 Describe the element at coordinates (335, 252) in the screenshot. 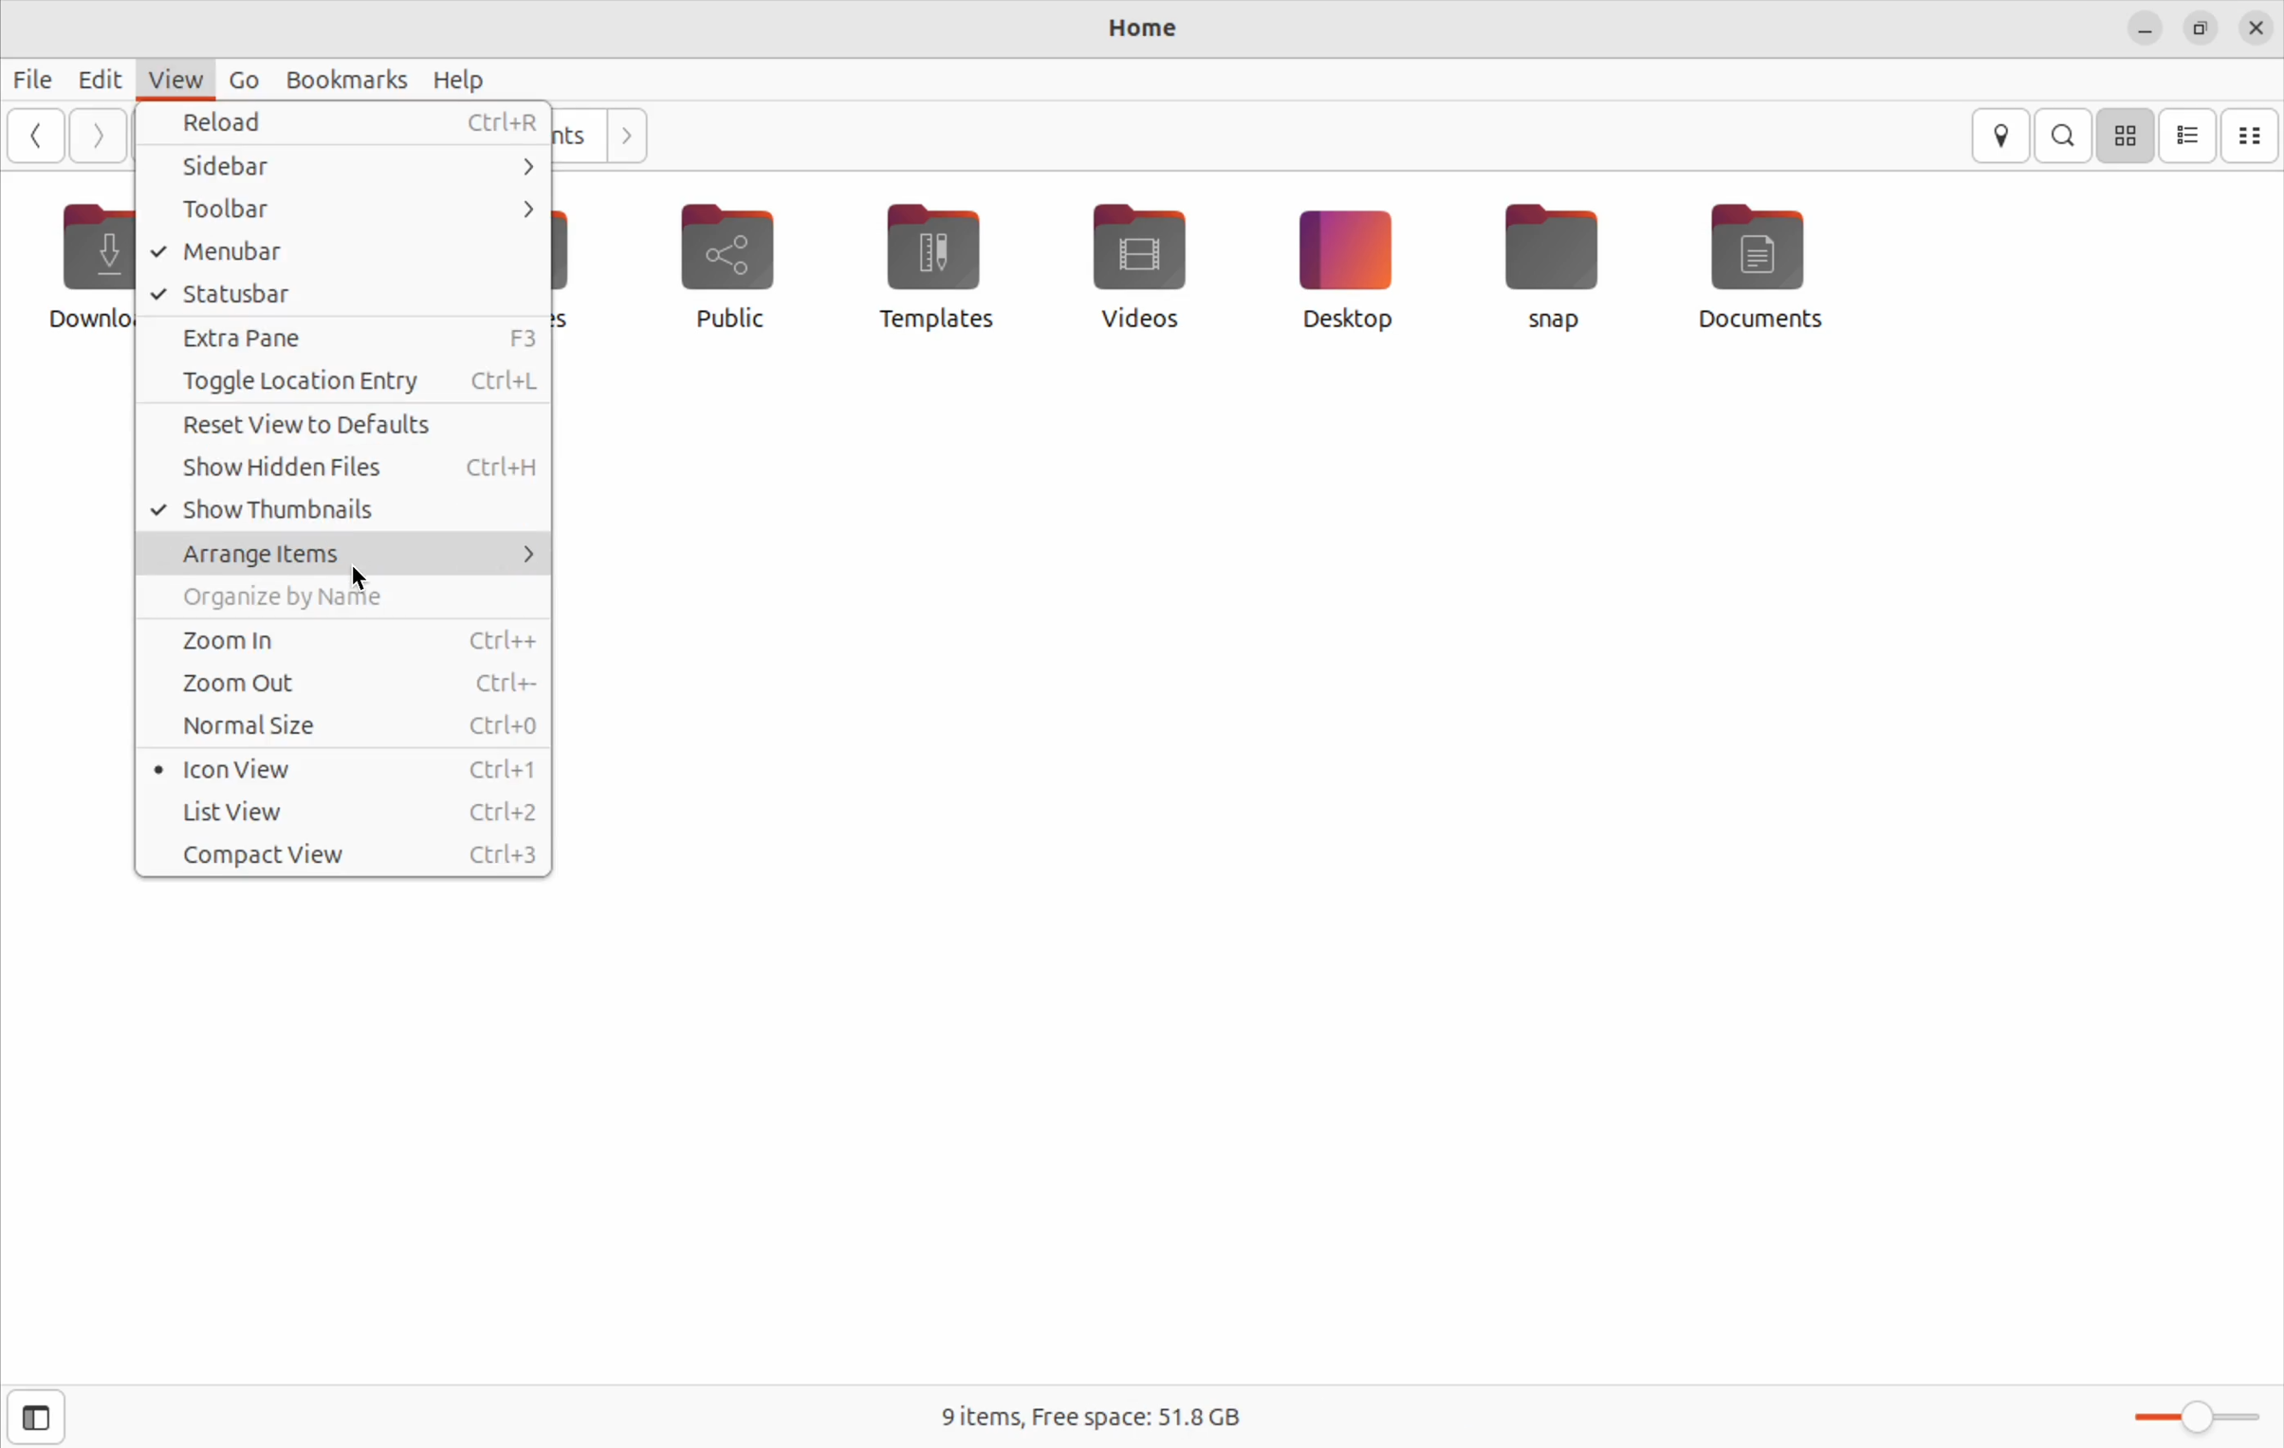

I see `menu bar` at that location.